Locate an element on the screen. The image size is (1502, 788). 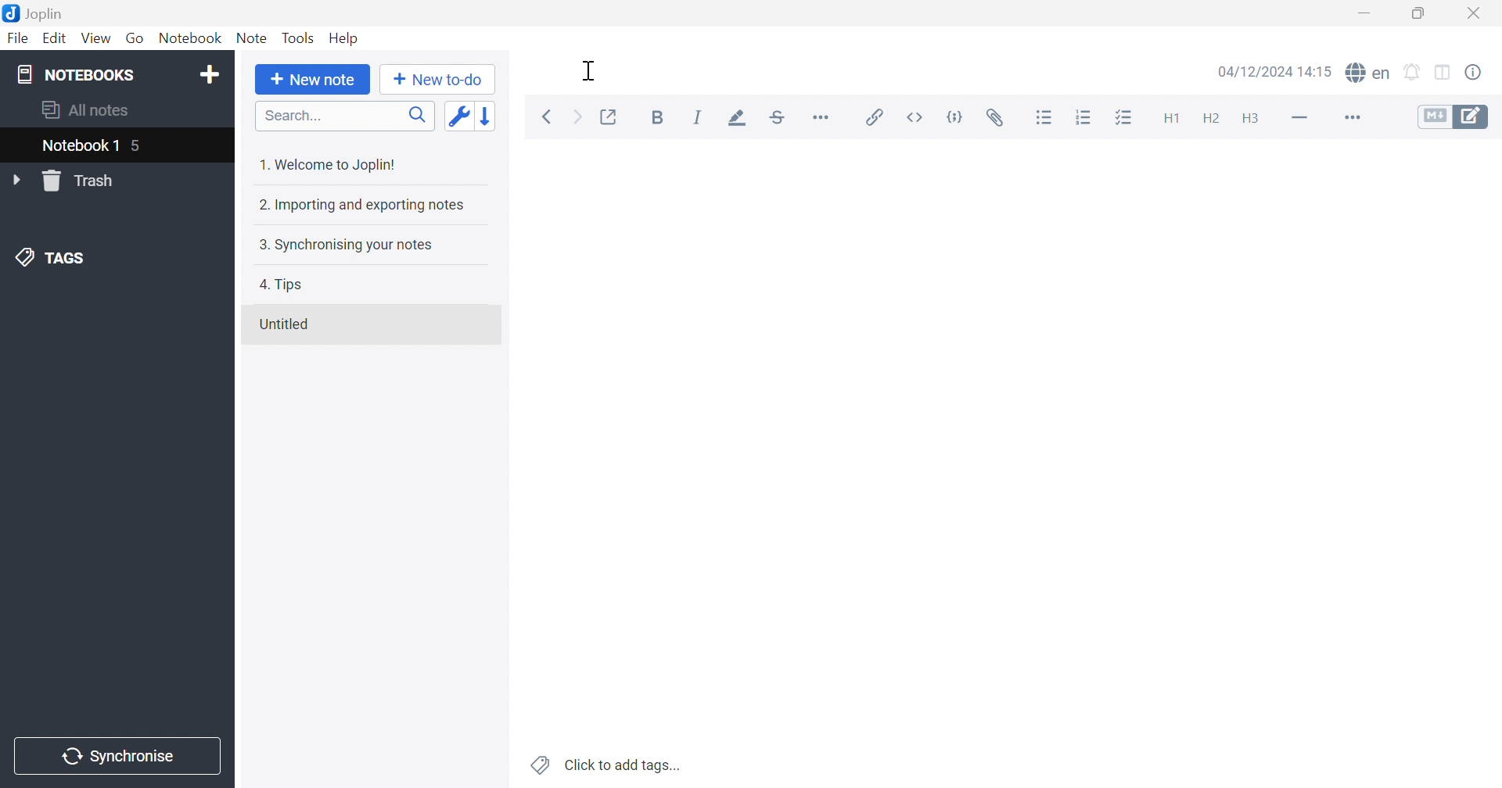
NOTEBOOKS is located at coordinates (74, 73).